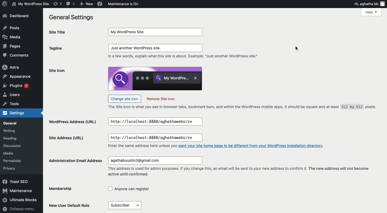 The width and height of the screenshot is (387, 213). I want to click on Comment, so click(71, 4).